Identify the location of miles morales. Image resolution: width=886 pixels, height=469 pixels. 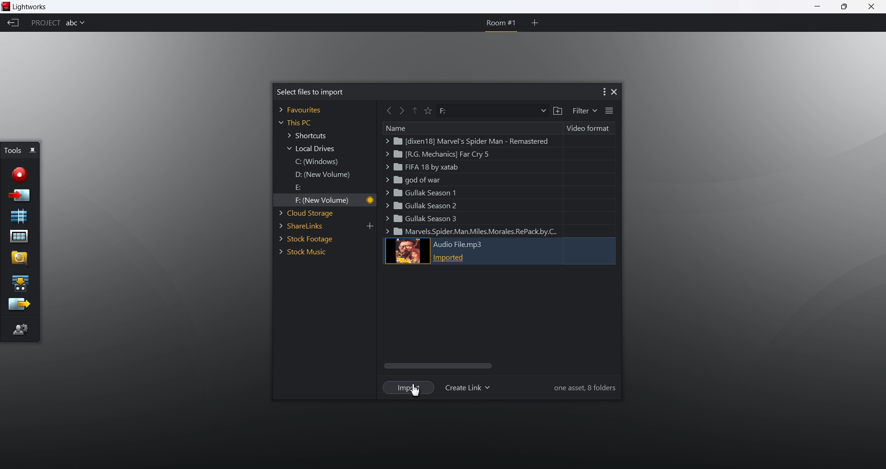
(473, 232).